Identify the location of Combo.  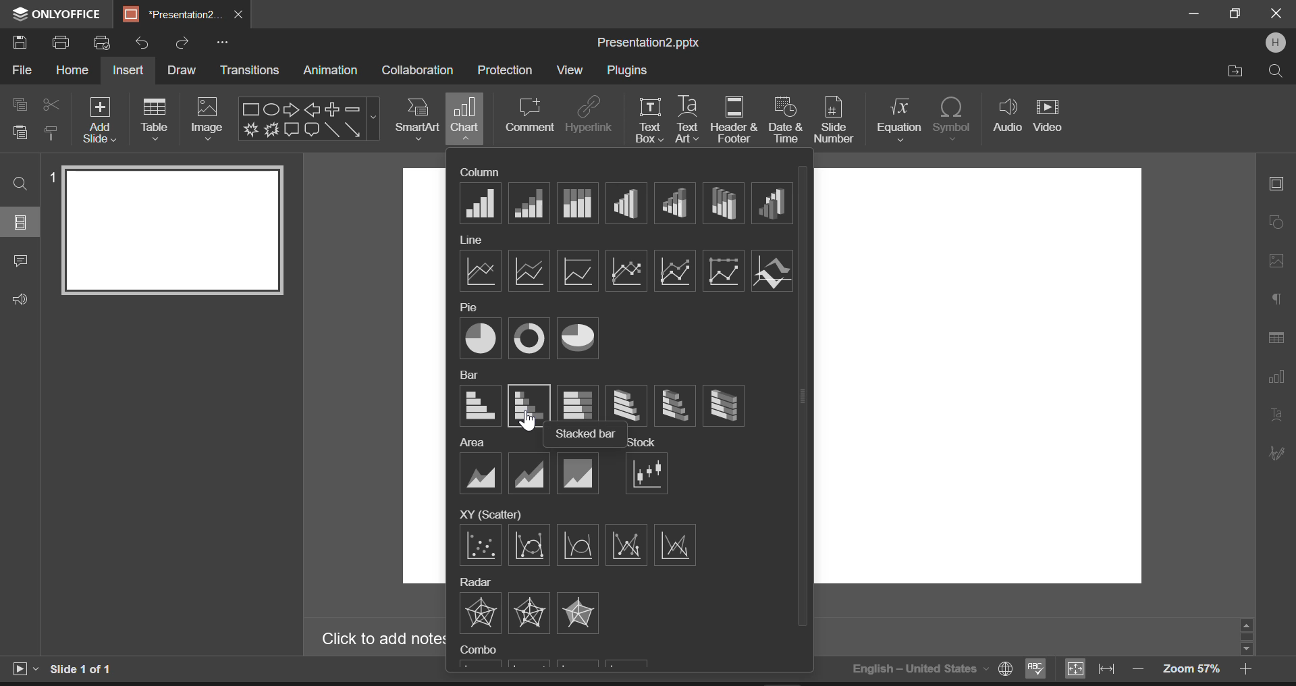
(479, 650).